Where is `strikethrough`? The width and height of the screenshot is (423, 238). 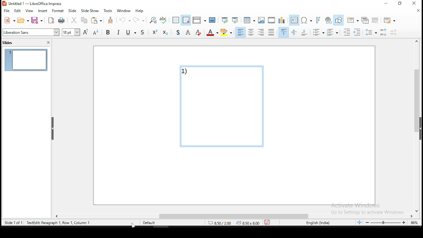
strikethrough is located at coordinates (139, 33).